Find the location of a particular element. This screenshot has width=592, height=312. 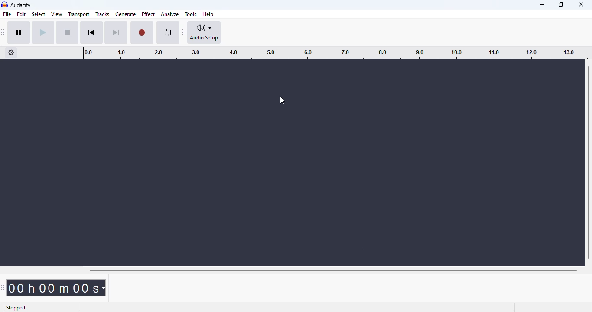

tracks is located at coordinates (102, 14).